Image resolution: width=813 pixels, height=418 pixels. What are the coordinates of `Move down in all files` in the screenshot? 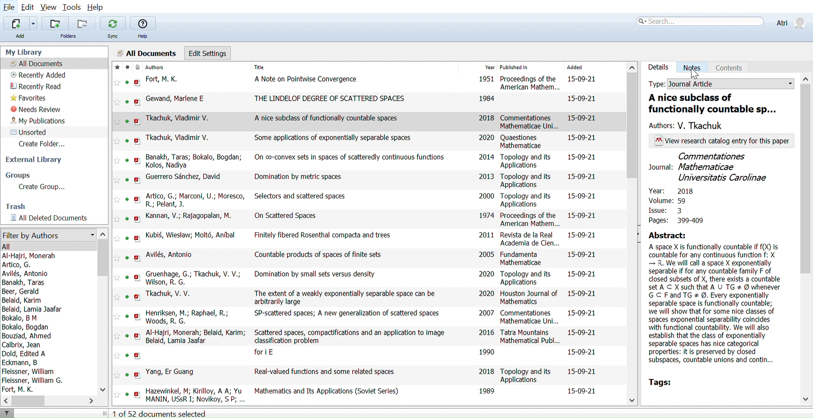 It's located at (633, 401).